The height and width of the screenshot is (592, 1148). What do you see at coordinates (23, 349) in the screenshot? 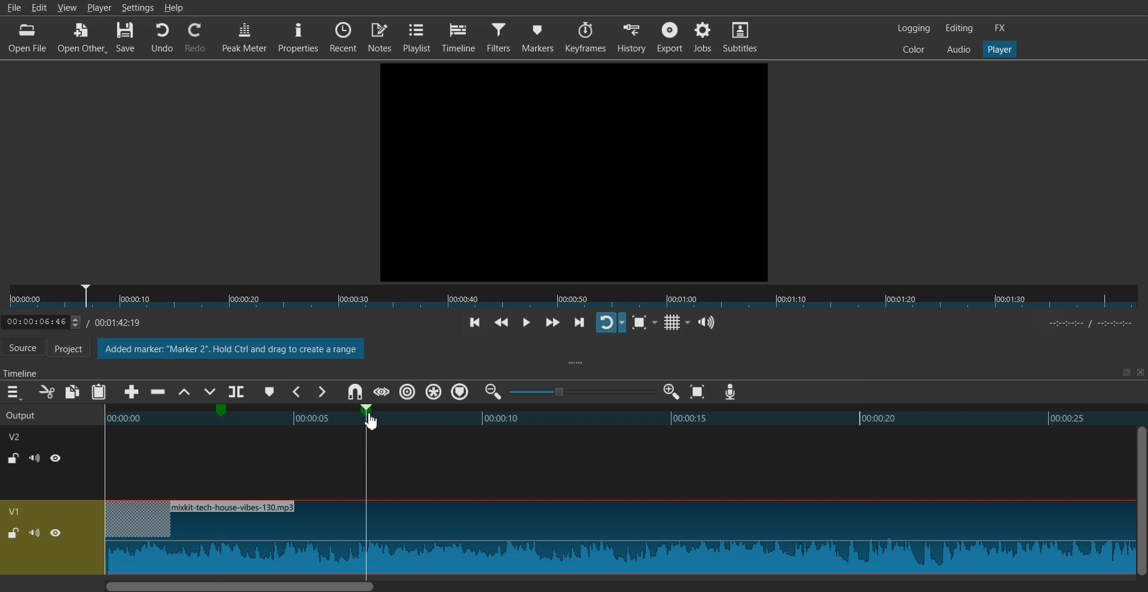
I see `Source` at bounding box center [23, 349].